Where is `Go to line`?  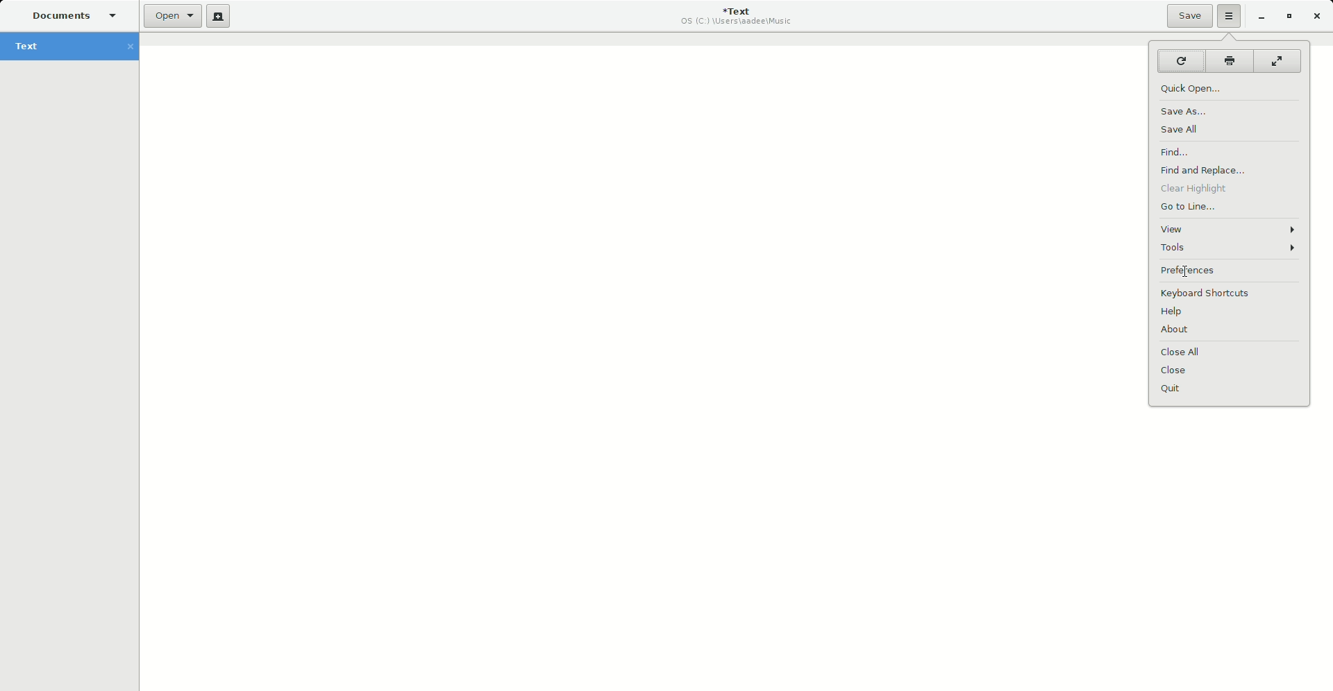
Go to line is located at coordinates (1193, 209).